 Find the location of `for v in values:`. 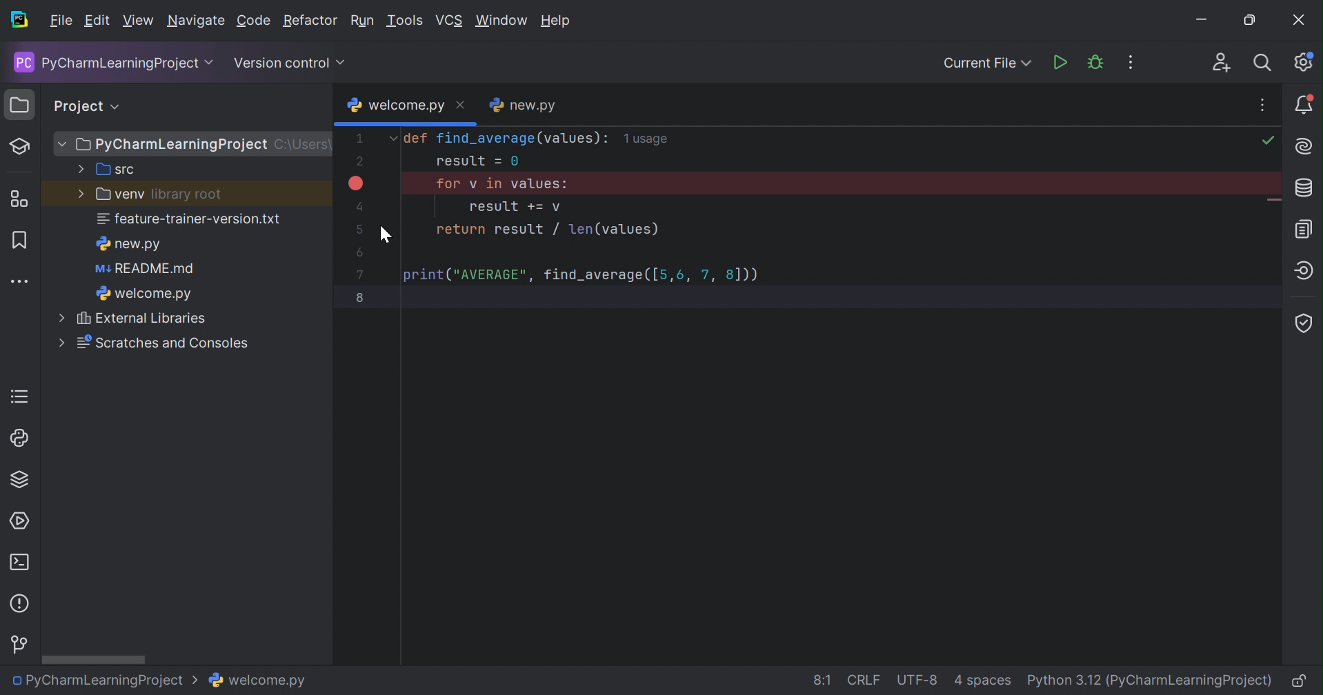

for v in values: is located at coordinates (504, 182).